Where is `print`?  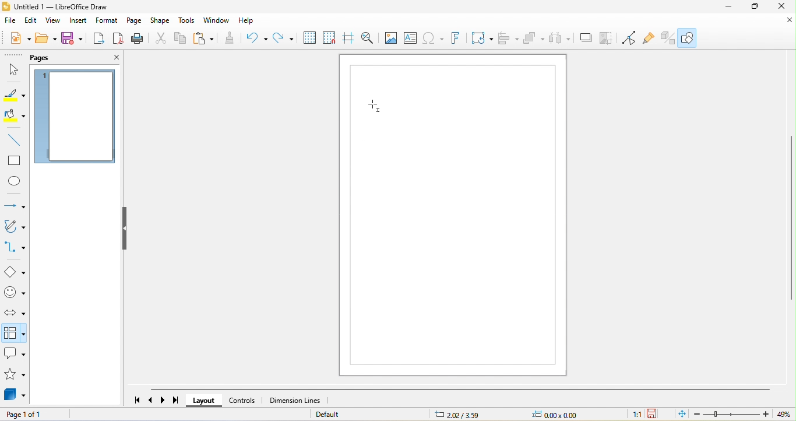 print is located at coordinates (140, 40).